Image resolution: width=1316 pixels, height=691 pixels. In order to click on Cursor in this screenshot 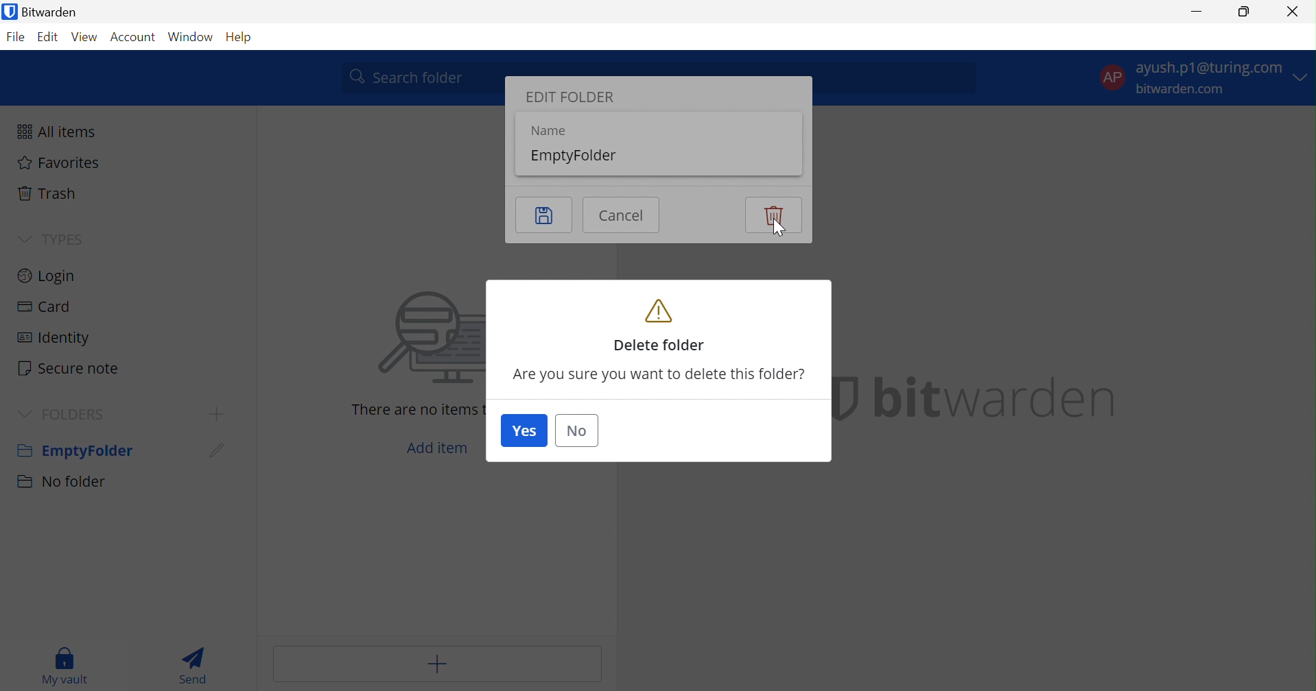, I will do `click(214, 455)`.